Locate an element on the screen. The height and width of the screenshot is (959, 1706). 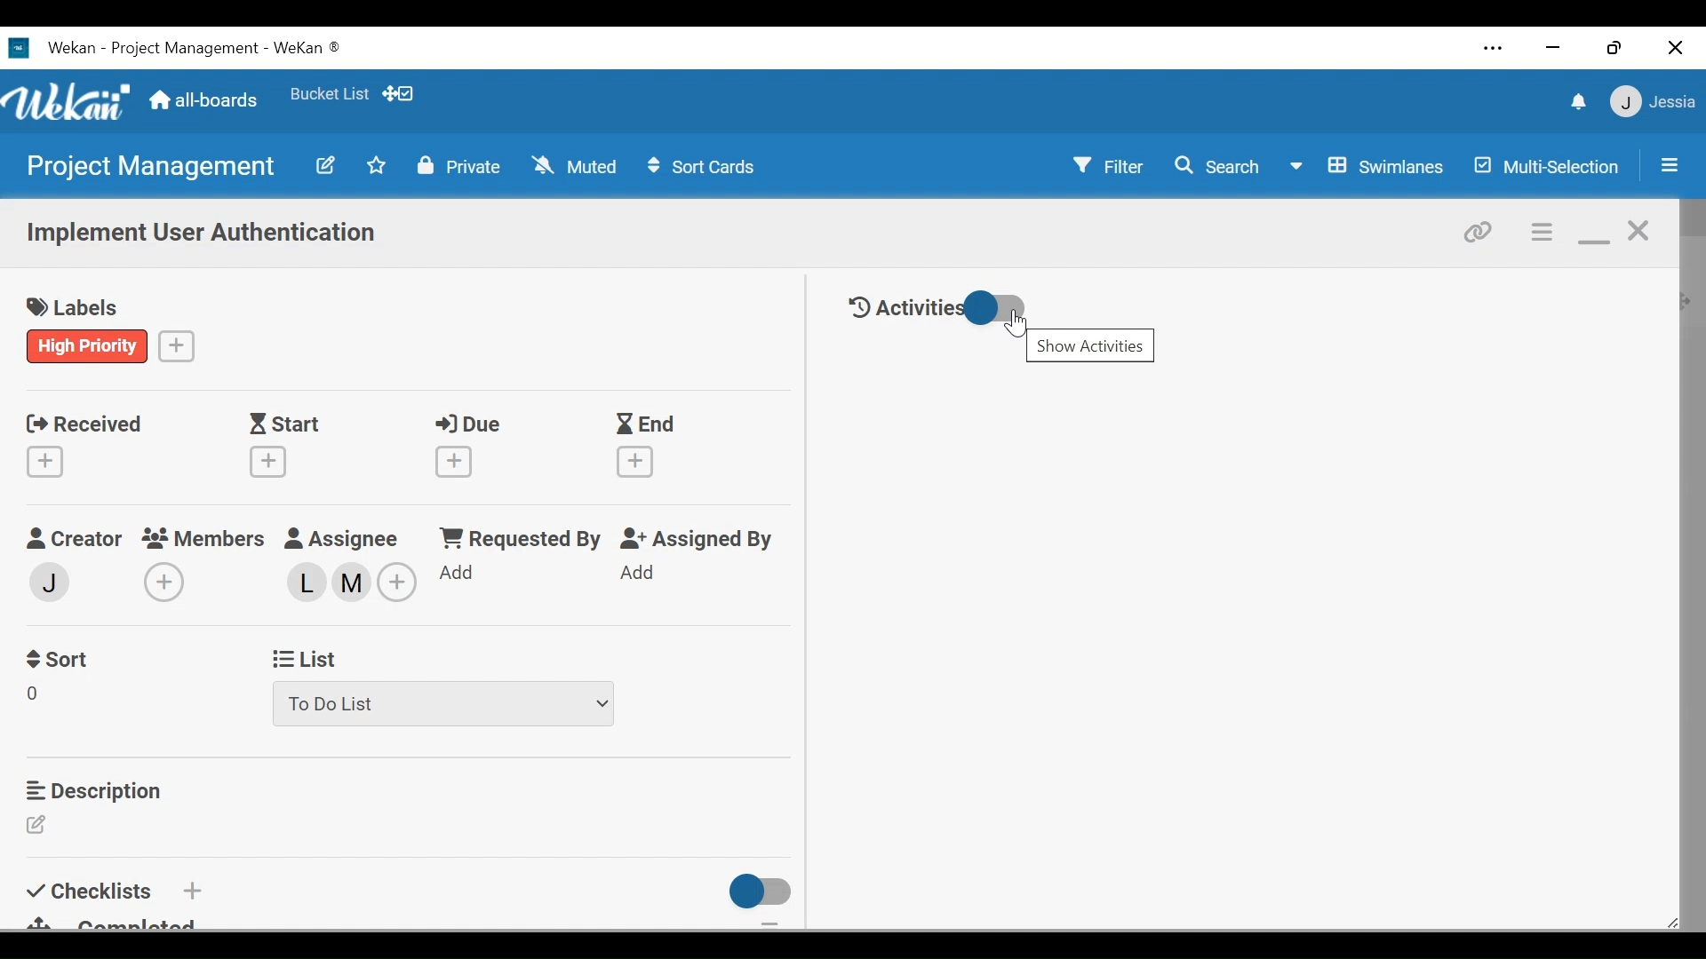
Show is located at coordinates (1021, 325).